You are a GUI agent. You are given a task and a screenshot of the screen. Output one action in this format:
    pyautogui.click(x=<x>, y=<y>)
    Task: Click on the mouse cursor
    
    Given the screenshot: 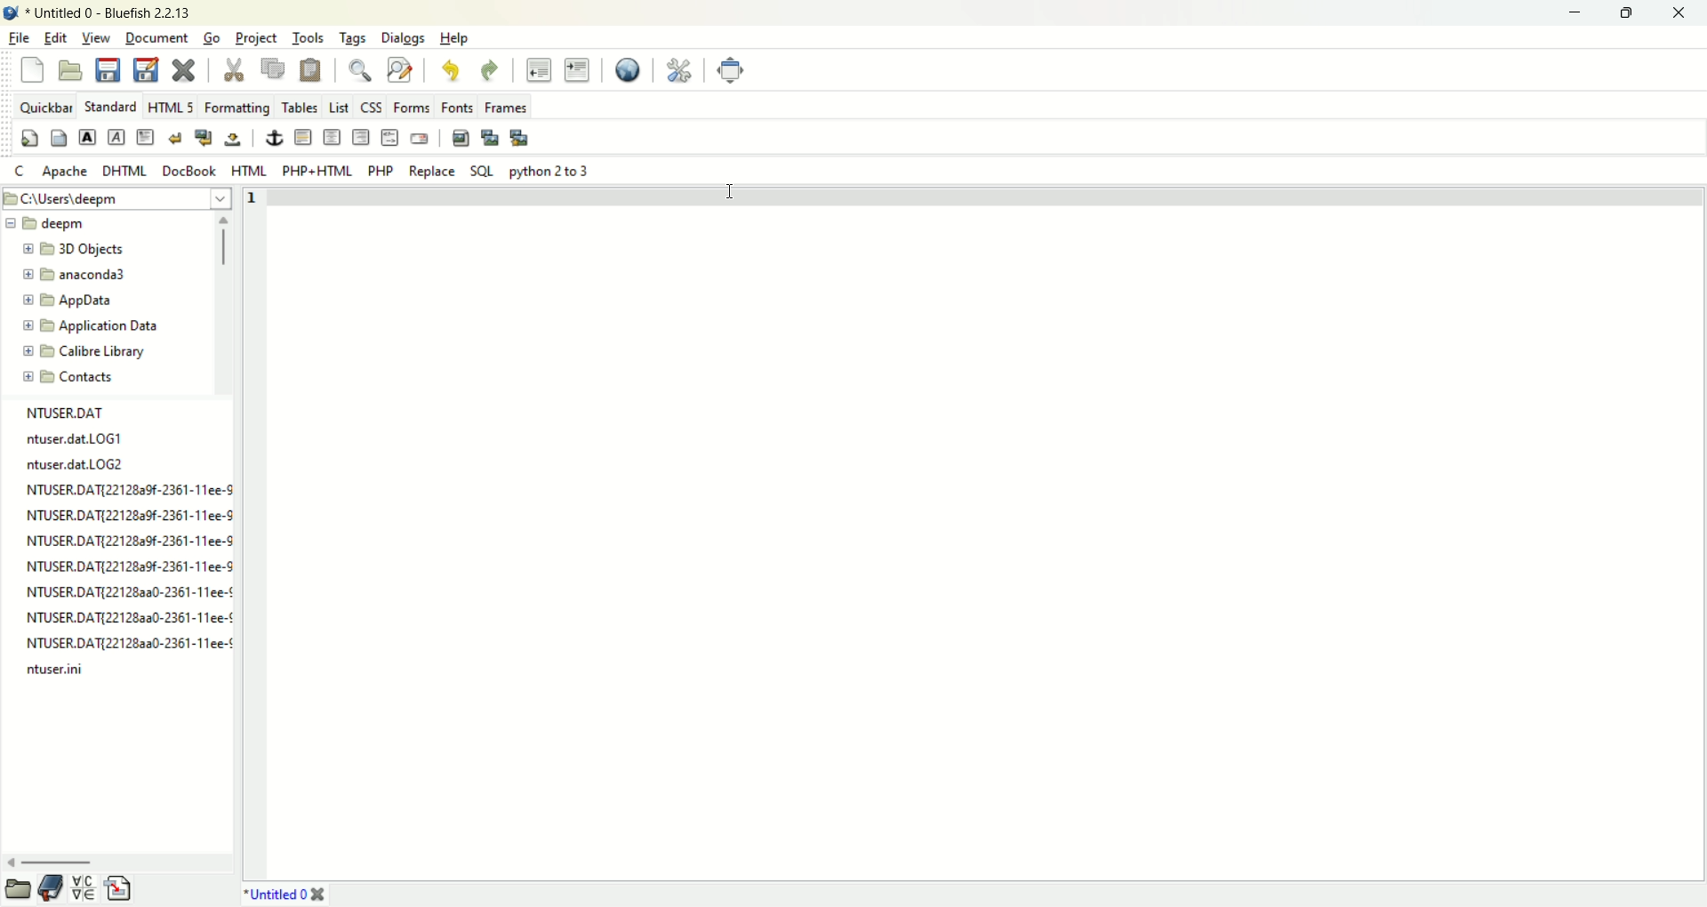 What is the action you would take?
    pyautogui.click(x=726, y=194)
    